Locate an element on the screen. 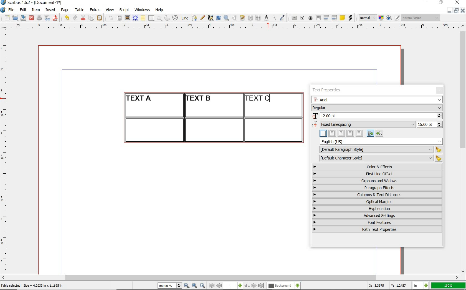 The image size is (466, 290). help is located at coordinates (159, 10).